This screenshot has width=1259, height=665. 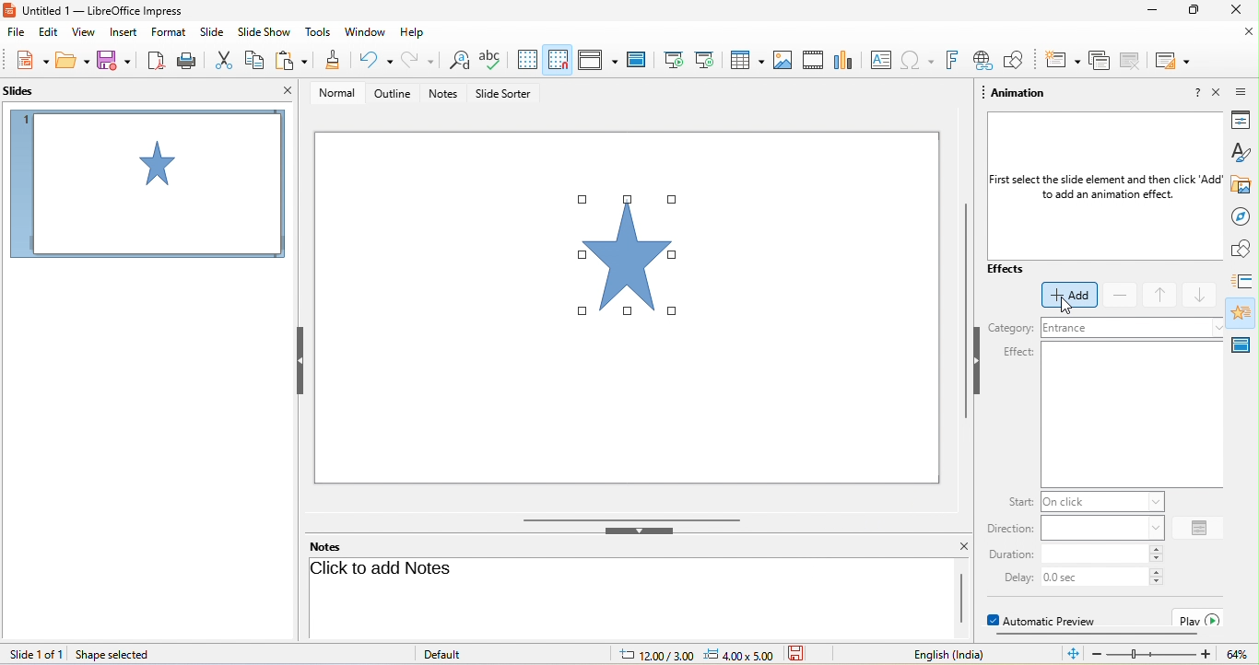 I want to click on save, so click(x=113, y=61).